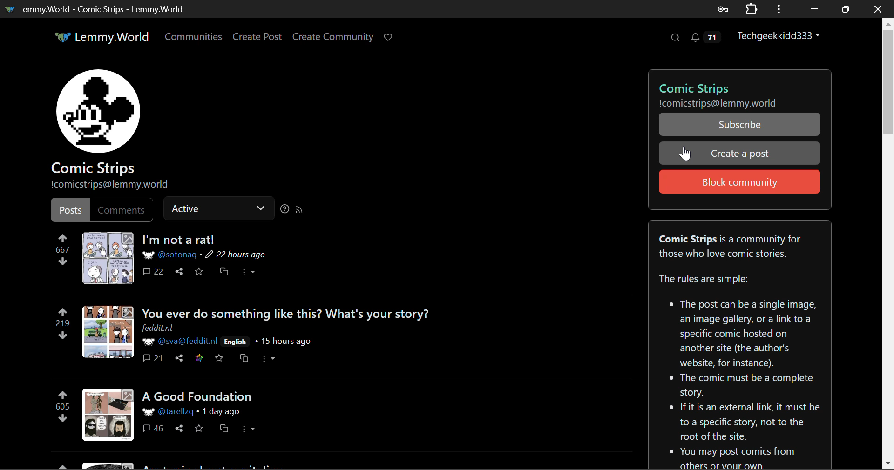 This screenshot has height=470, width=894. I want to click on You ever do something like this? What's your story?, so click(287, 313).